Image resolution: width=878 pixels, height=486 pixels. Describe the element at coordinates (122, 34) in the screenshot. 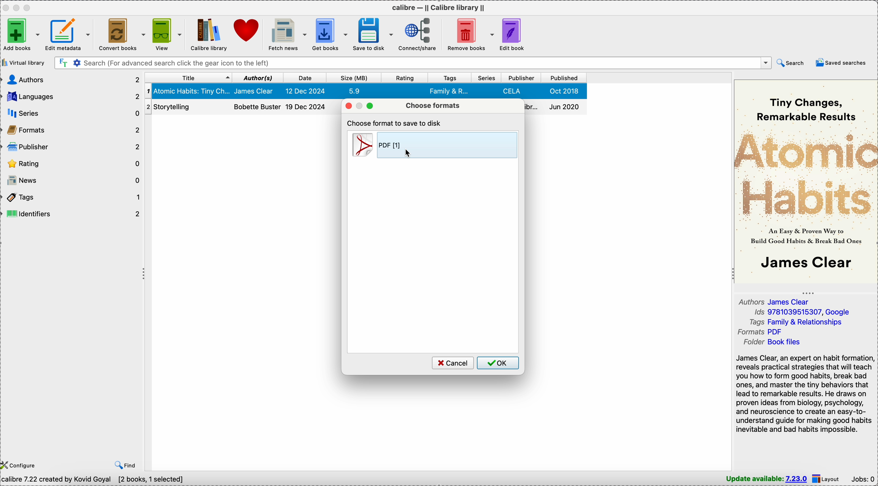

I see `convert books` at that location.